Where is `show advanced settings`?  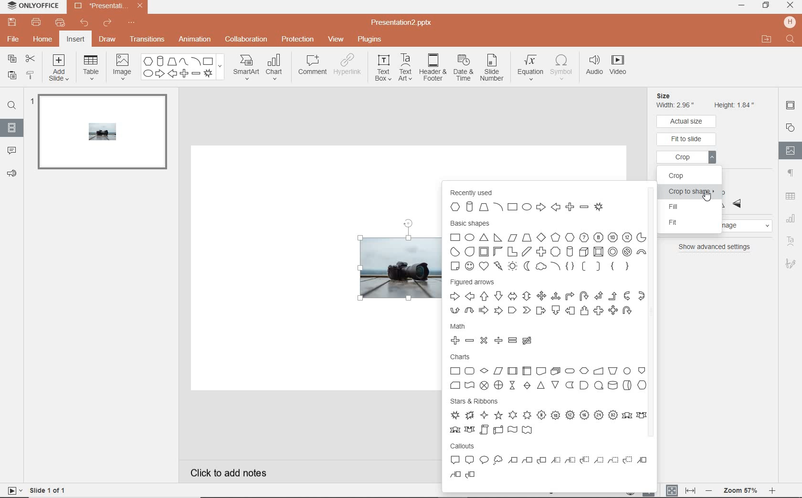
show advanced settings is located at coordinates (715, 247).